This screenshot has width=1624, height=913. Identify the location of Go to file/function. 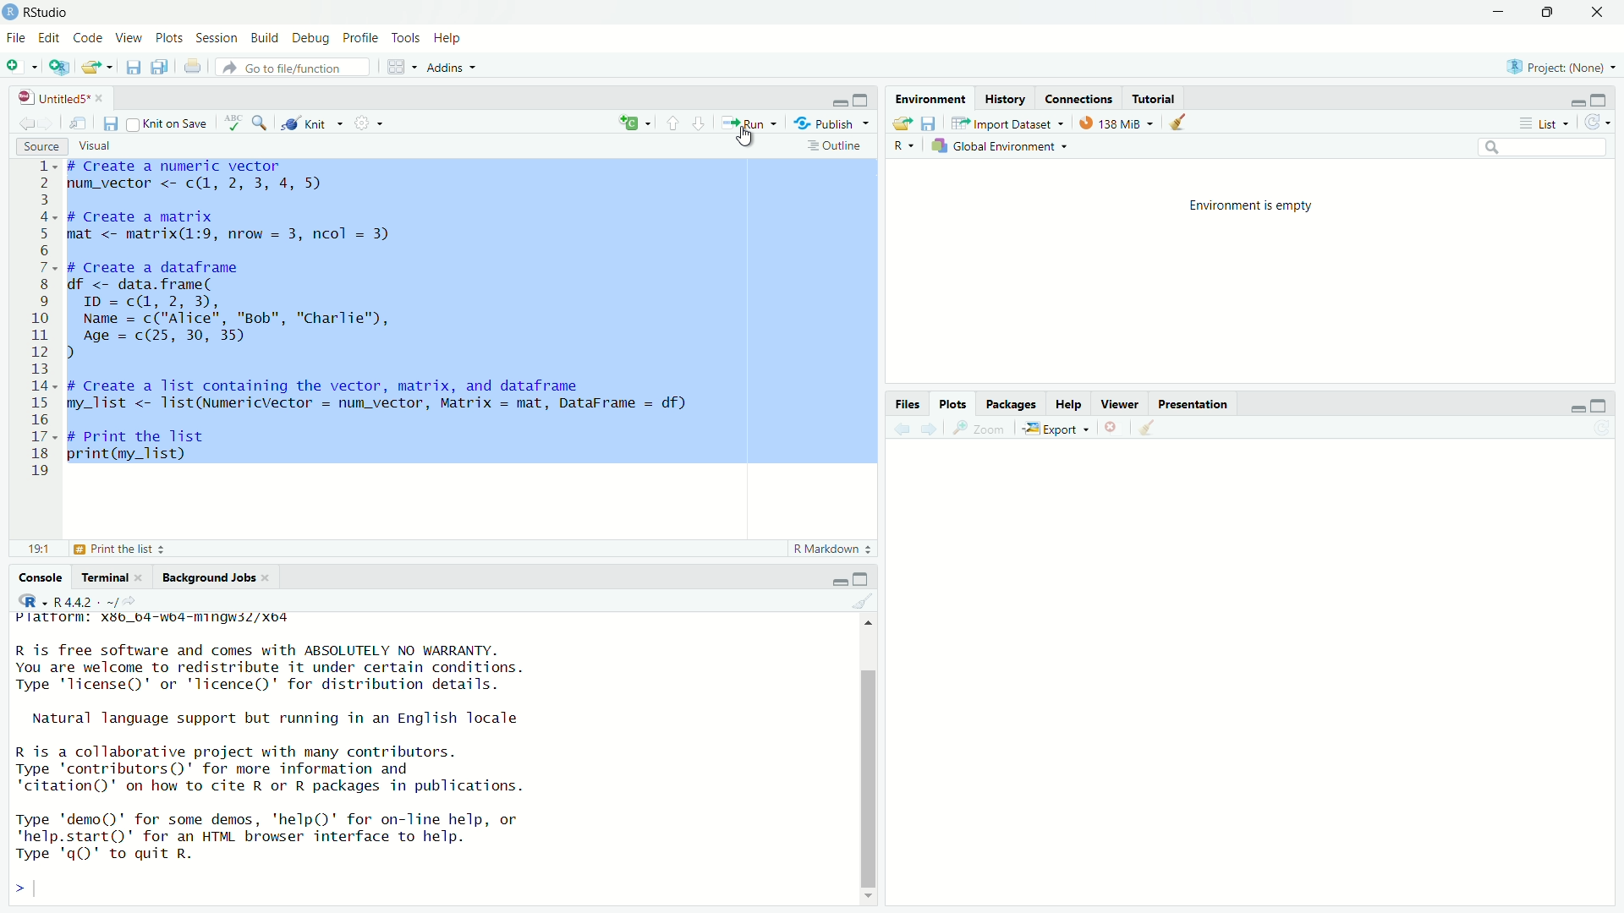
(282, 67).